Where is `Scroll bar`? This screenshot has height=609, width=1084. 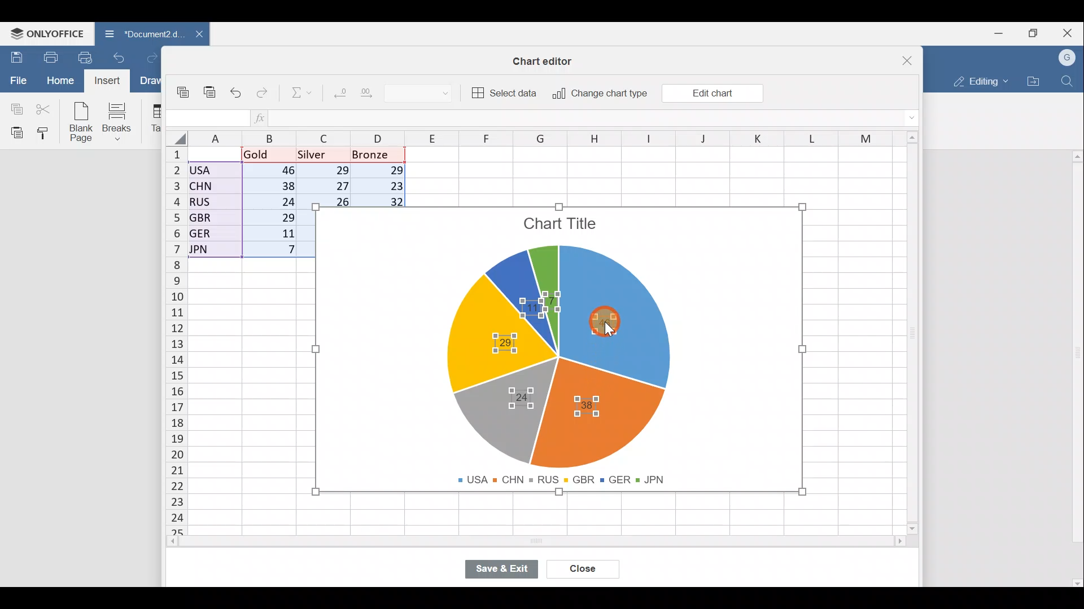
Scroll bar is located at coordinates (917, 336).